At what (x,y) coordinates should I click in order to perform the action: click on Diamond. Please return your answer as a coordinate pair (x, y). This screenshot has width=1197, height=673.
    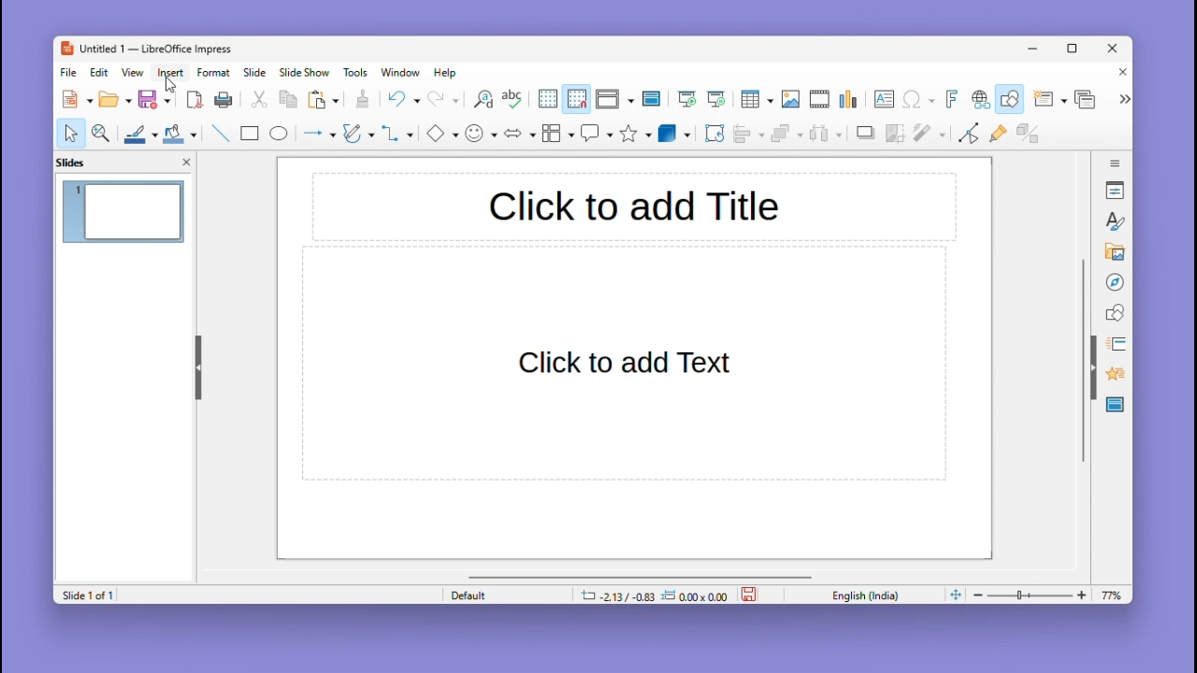
    Looking at the image, I should click on (441, 134).